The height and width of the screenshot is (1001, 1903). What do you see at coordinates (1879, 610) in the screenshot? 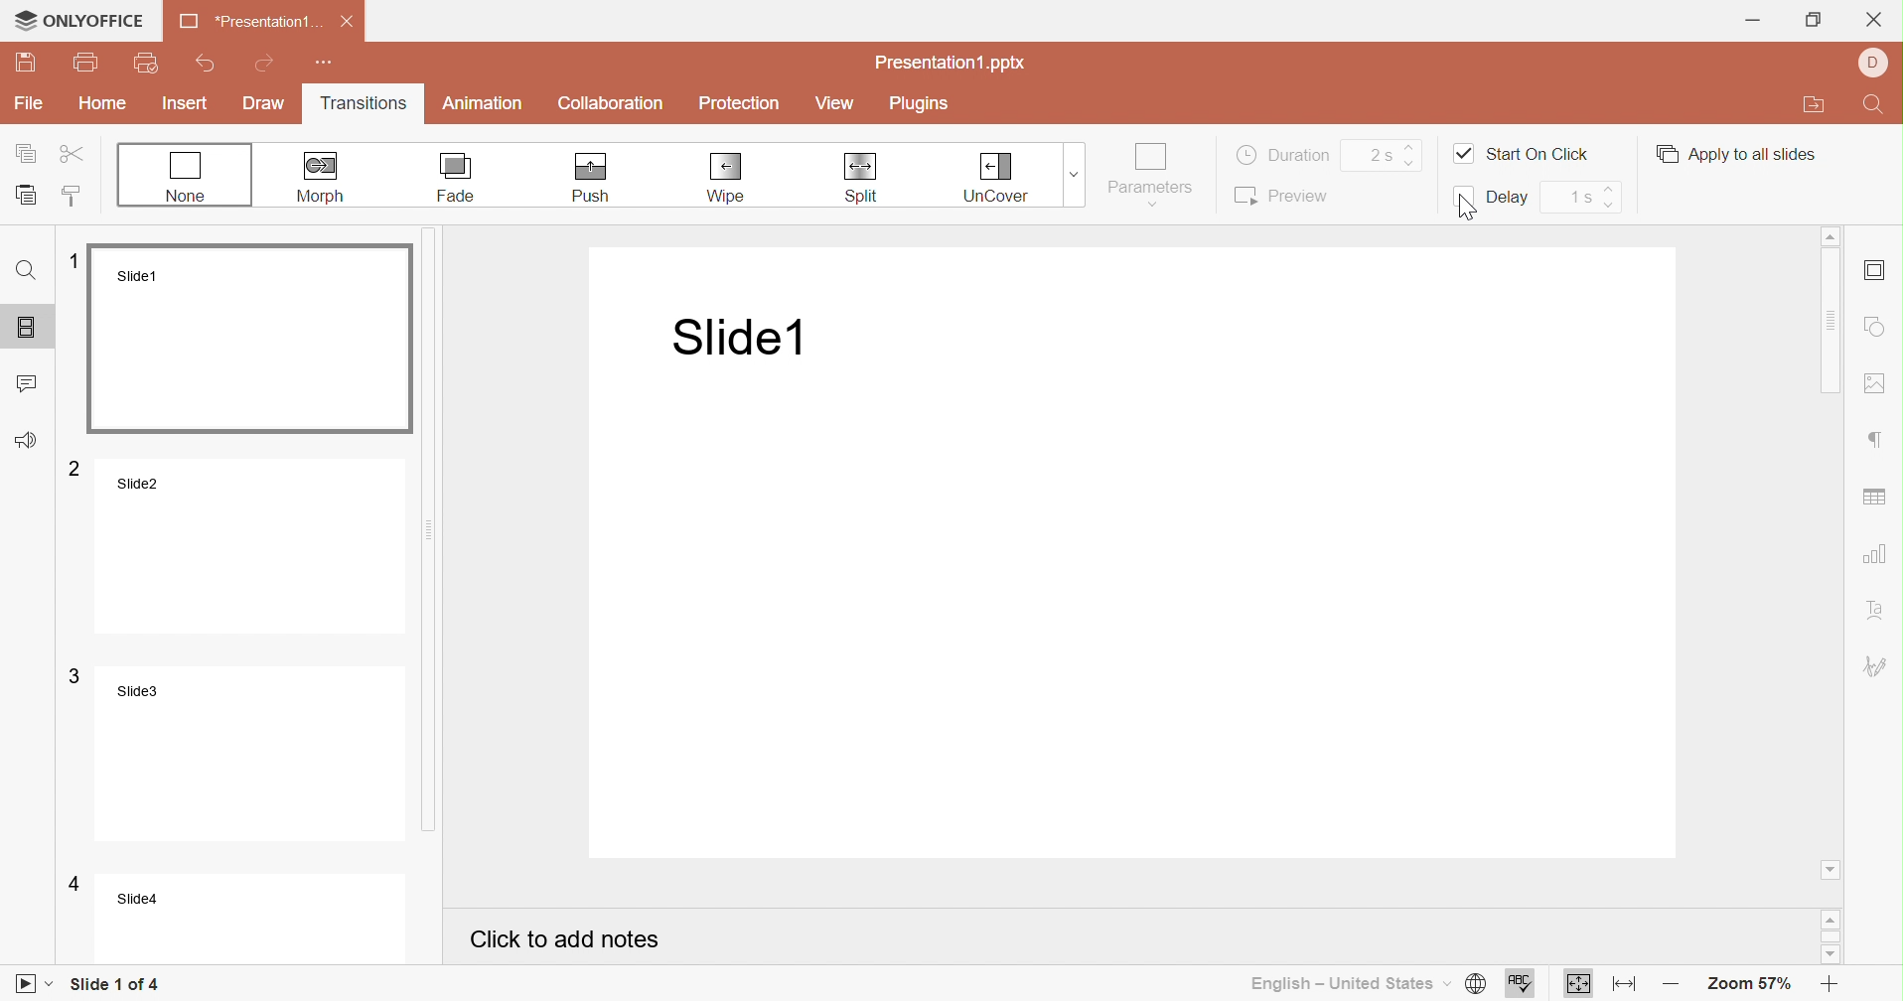
I see `Text art settings` at bounding box center [1879, 610].